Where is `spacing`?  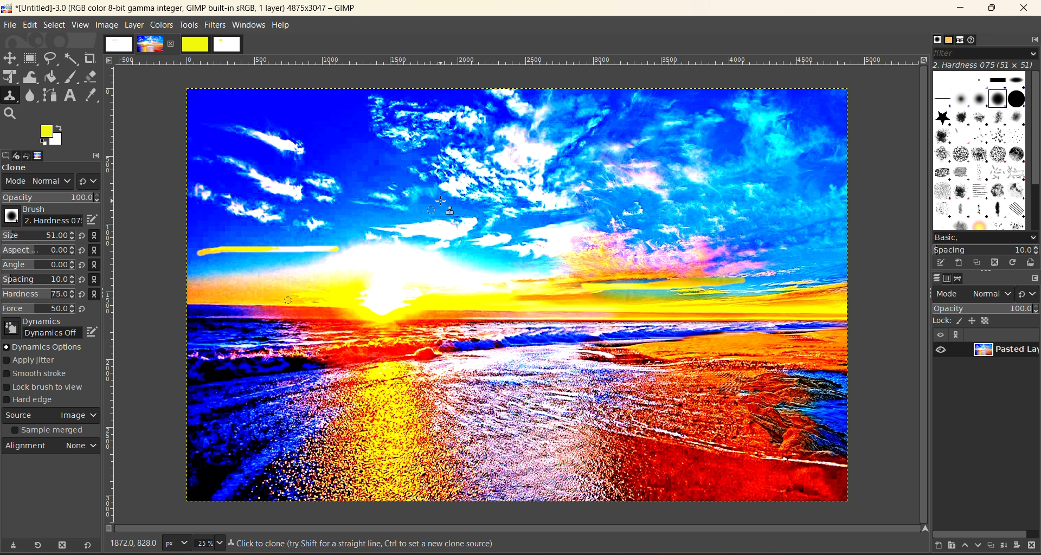 spacing is located at coordinates (986, 250).